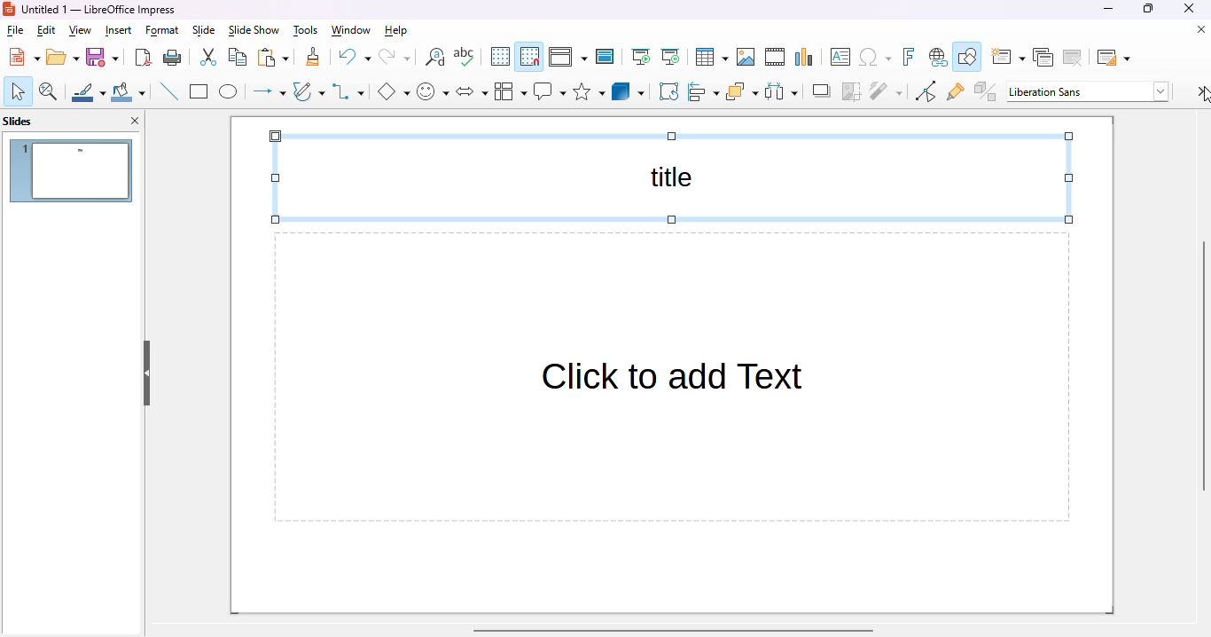 Image resolution: width=1211 pixels, height=637 pixels. I want to click on toggle point edit mode, so click(926, 90).